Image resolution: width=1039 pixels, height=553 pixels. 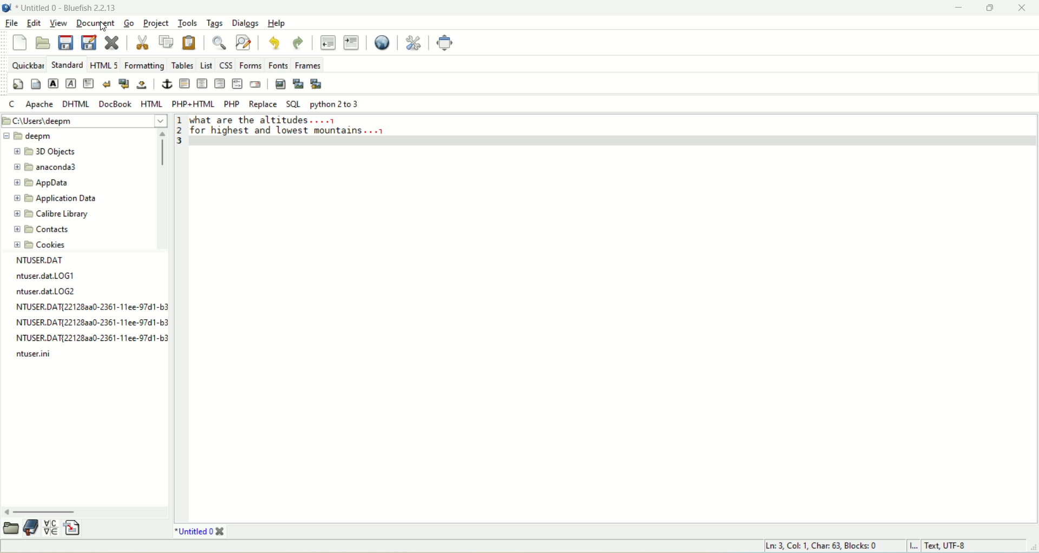 I want to click on frames, so click(x=307, y=64).